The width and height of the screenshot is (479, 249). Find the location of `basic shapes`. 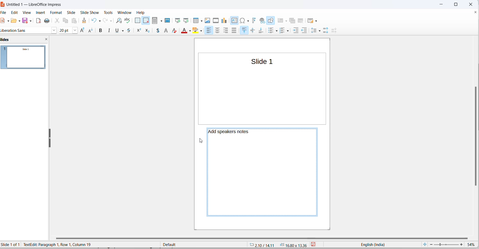

basic shapes is located at coordinates (109, 31).